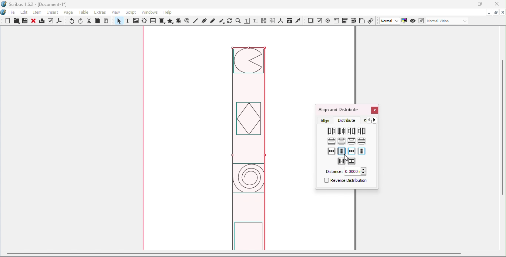 Image resolution: width=506 pixels, height=257 pixels. What do you see at coordinates (37, 5) in the screenshot?
I see `Scribus 1.6.2 - [Document-1*]` at bounding box center [37, 5].